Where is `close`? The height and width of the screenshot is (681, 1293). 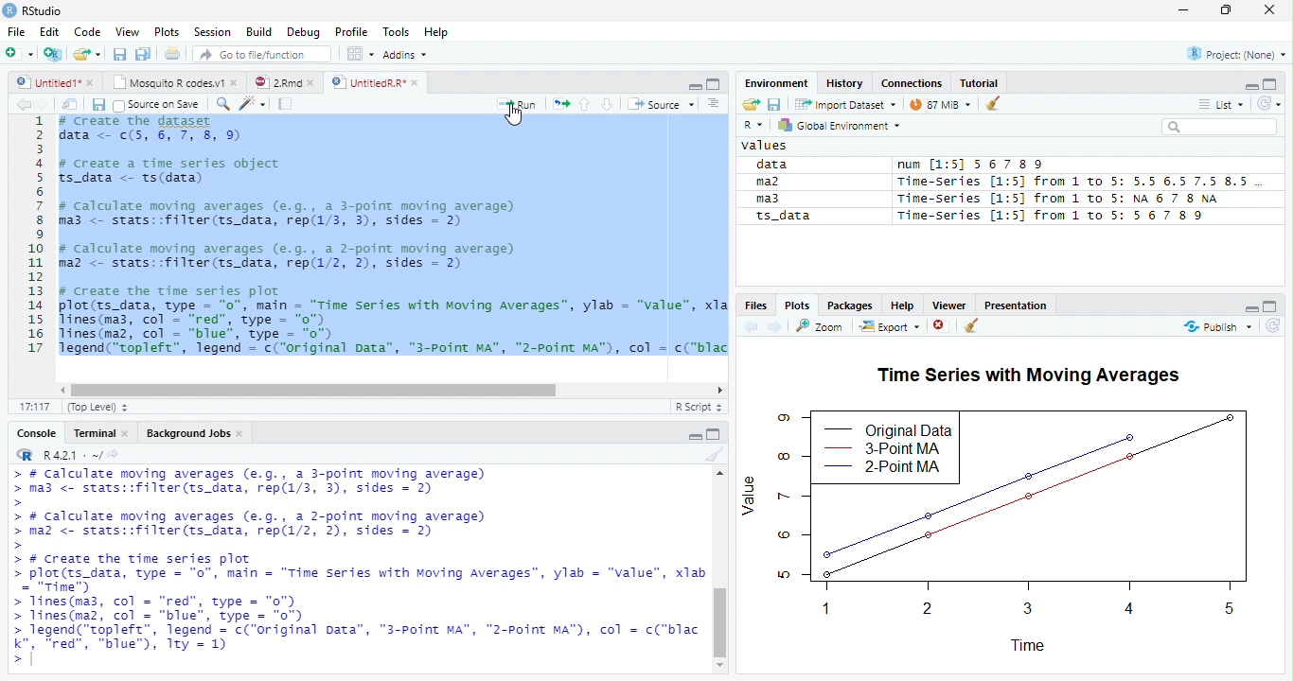 close is located at coordinates (314, 83).